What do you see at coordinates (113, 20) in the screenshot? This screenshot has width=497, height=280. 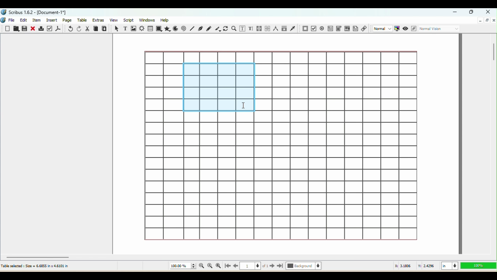 I see `View` at bounding box center [113, 20].